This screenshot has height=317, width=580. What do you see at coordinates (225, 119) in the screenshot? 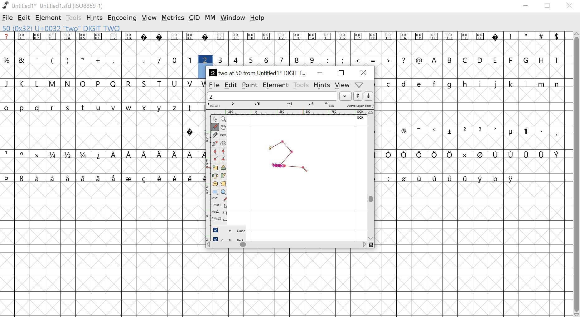
I see `zoom` at bounding box center [225, 119].